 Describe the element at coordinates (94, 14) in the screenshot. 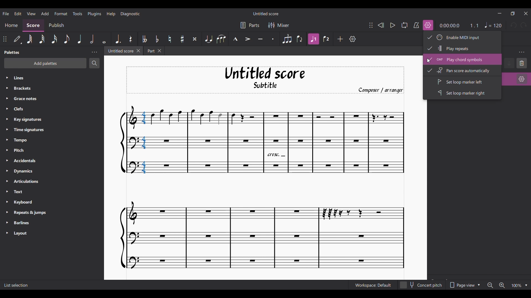

I see `Plugins menu` at that location.